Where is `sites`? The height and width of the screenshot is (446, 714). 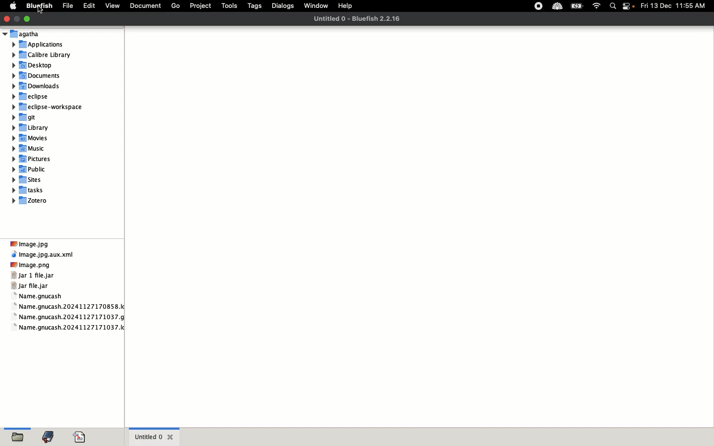
sites is located at coordinates (30, 179).